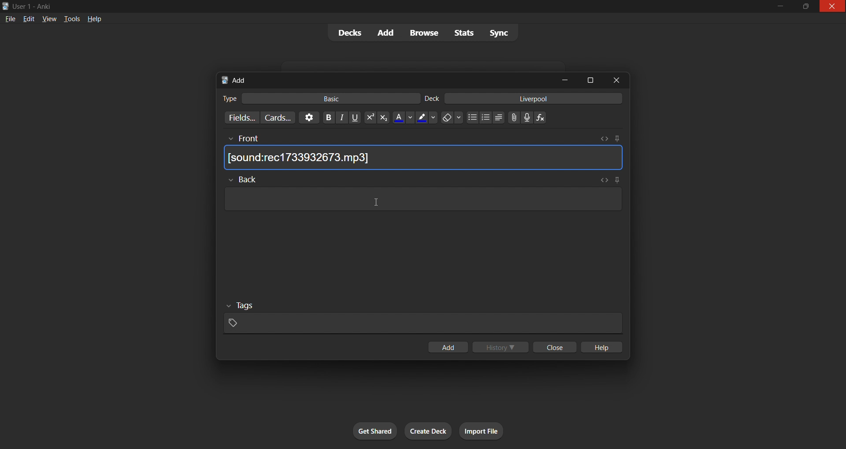  What do you see at coordinates (383, 118) in the screenshot?
I see `subscript` at bounding box center [383, 118].